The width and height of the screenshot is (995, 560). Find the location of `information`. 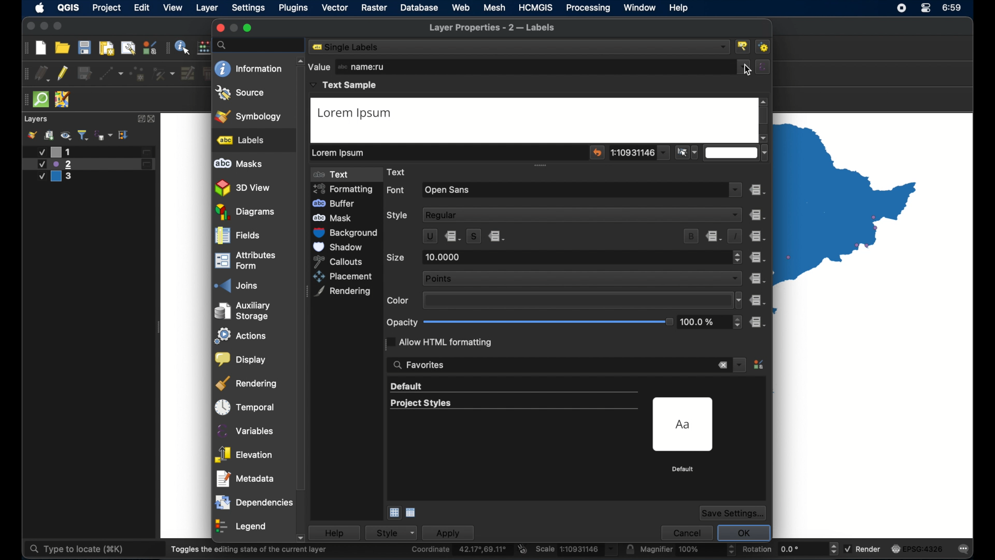

information is located at coordinates (248, 68).